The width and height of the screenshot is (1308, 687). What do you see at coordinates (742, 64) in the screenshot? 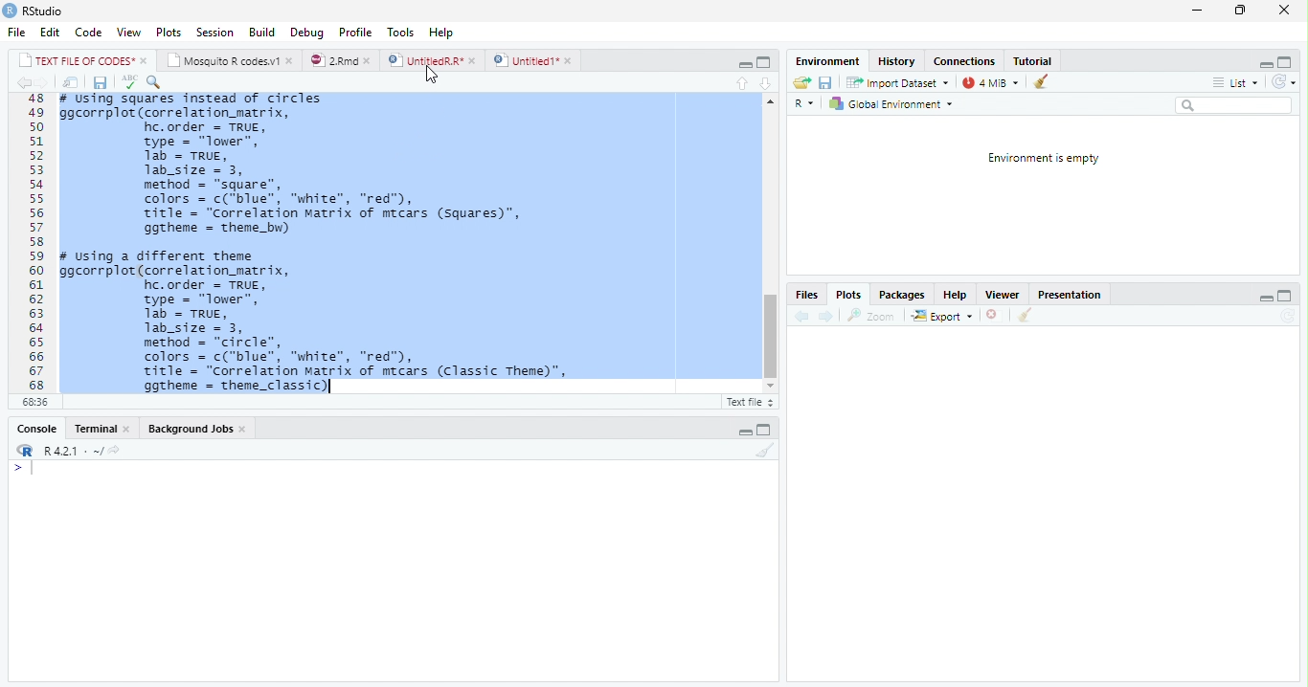
I see `hide r script` at bounding box center [742, 64].